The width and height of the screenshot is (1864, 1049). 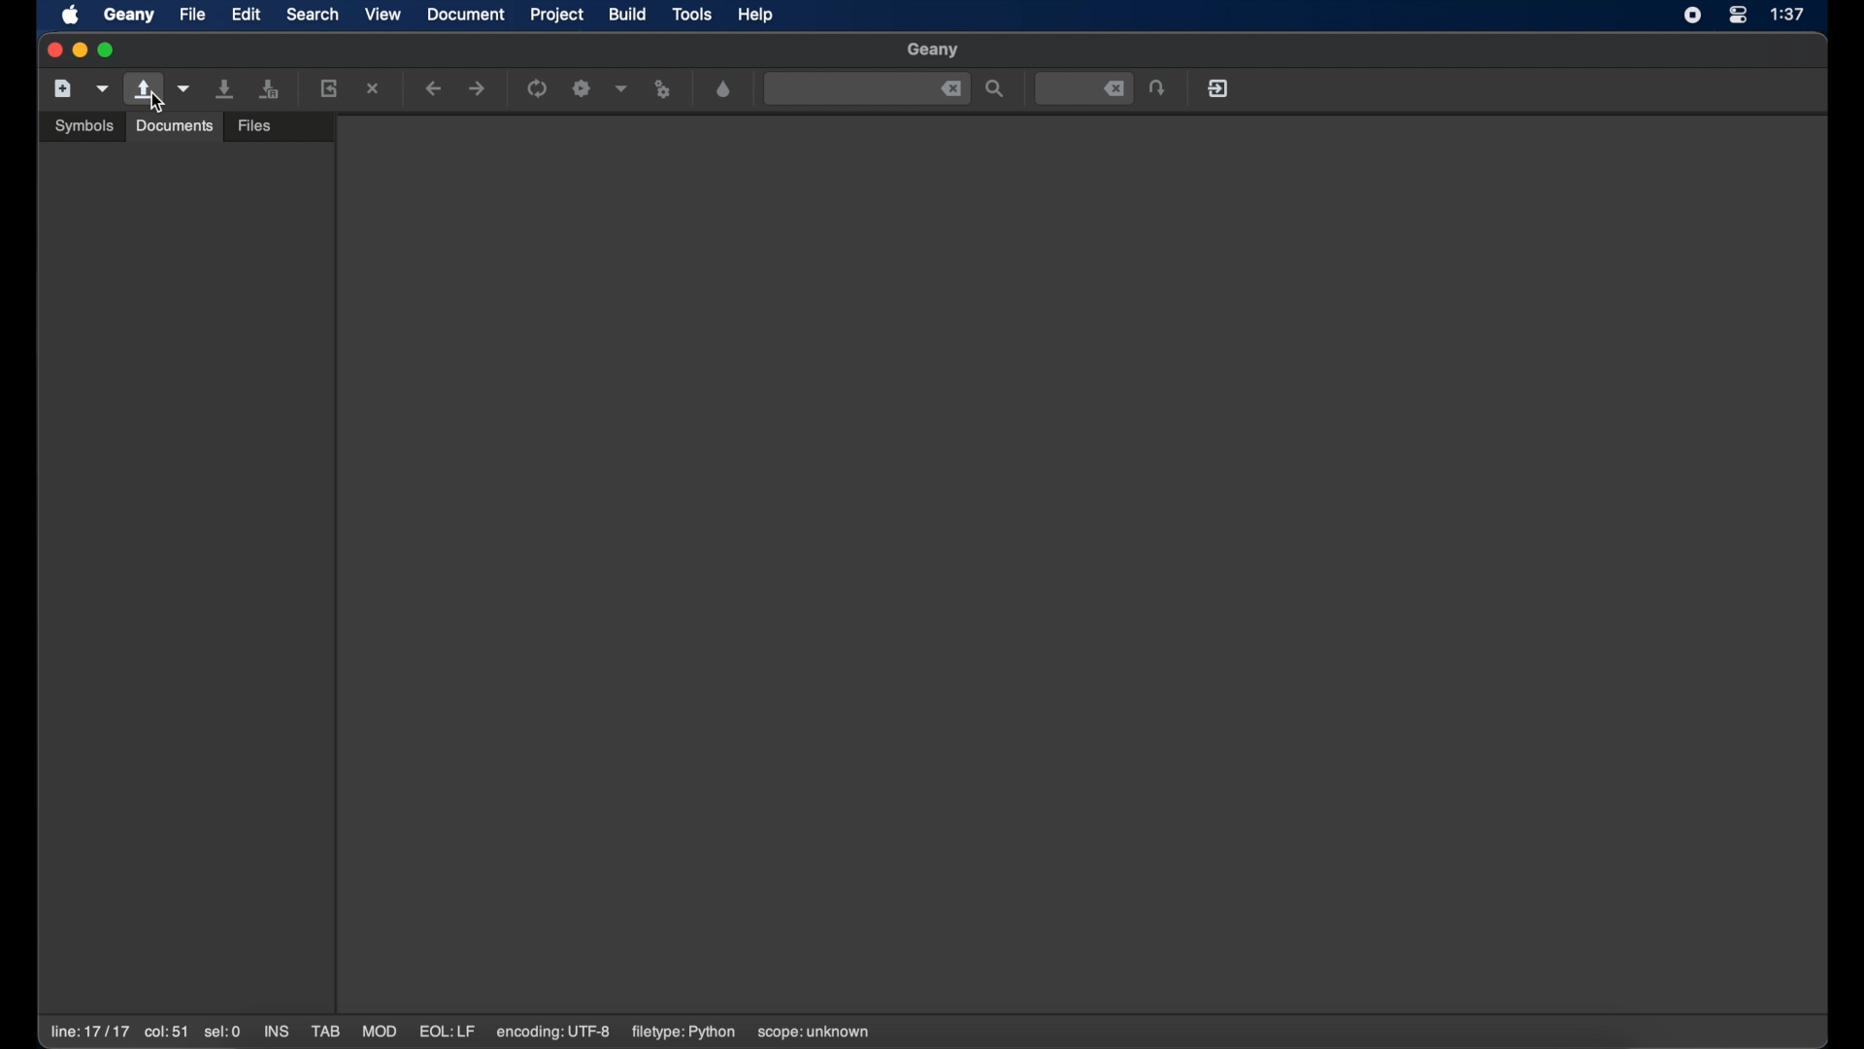 What do you see at coordinates (62, 87) in the screenshot?
I see `new file` at bounding box center [62, 87].